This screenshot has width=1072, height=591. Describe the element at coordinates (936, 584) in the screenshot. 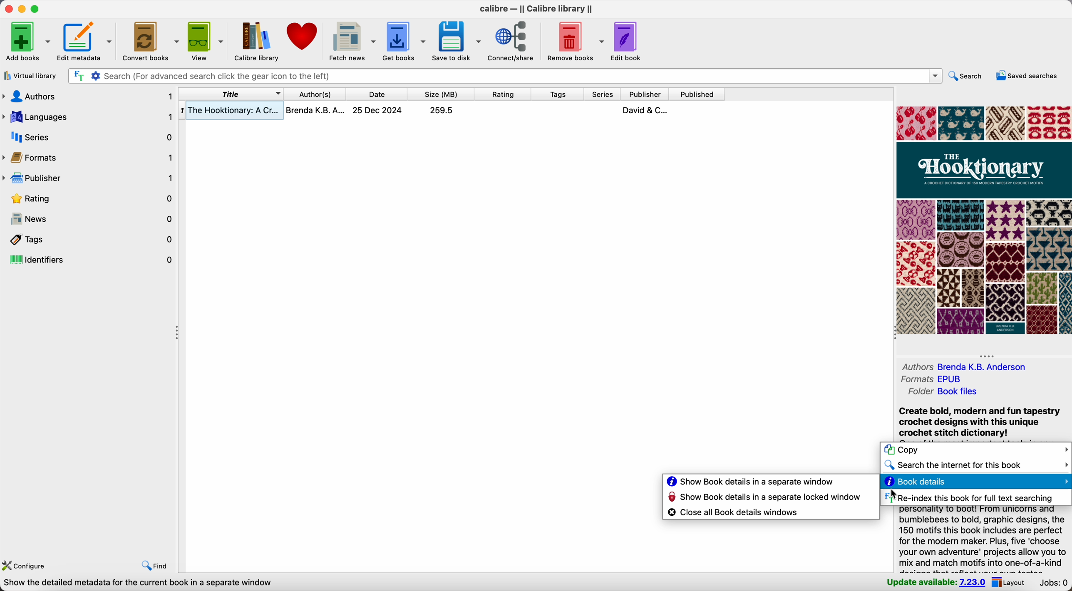

I see `update available` at that location.